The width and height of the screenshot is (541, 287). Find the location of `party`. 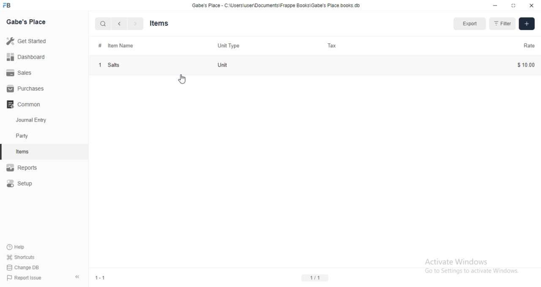

party is located at coordinates (24, 136).